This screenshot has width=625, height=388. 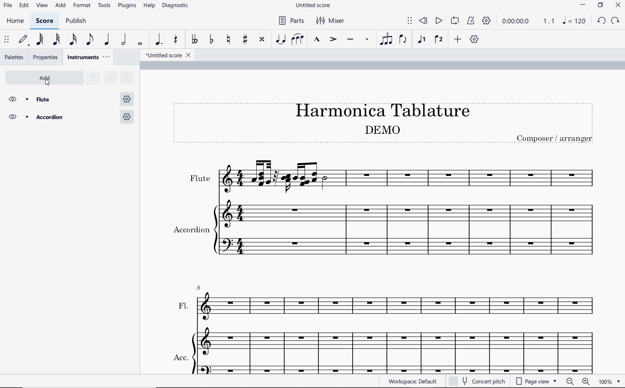 What do you see at coordinates (601, 20) in the screenshot?
I see `UNDO` at bounding box center [601, 20].